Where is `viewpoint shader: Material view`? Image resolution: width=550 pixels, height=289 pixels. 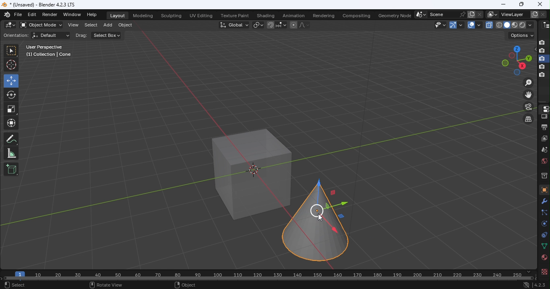
viewpoint shader: Material view is located at coordinates (514, 24).